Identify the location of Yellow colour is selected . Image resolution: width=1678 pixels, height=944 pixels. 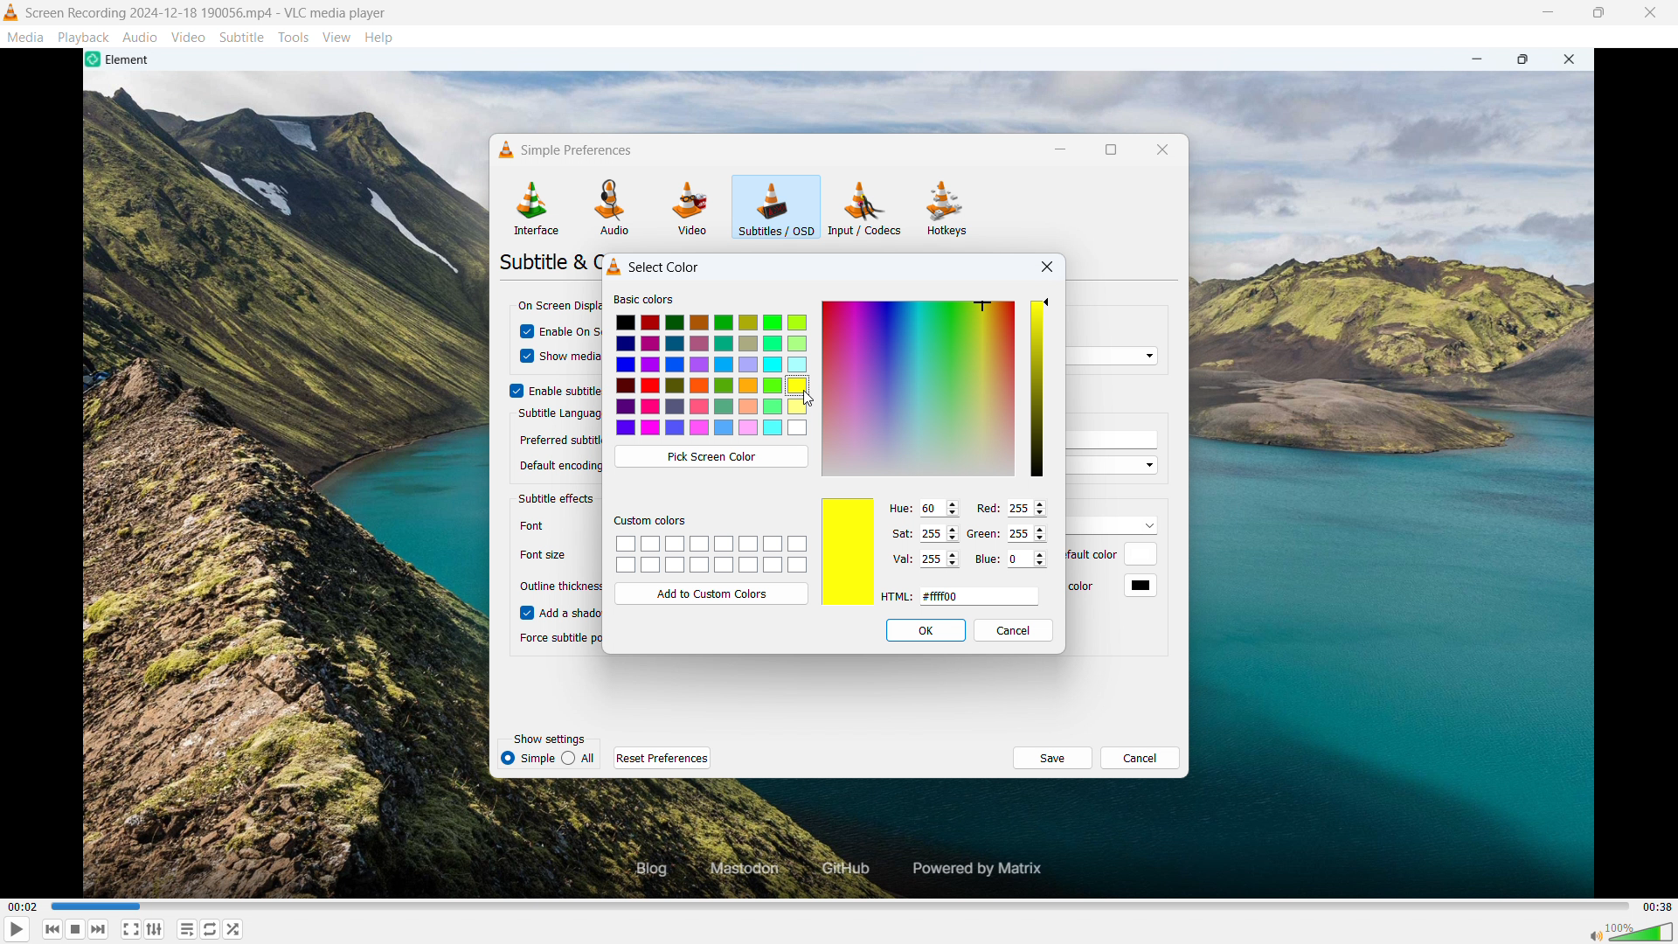
(797, 385).